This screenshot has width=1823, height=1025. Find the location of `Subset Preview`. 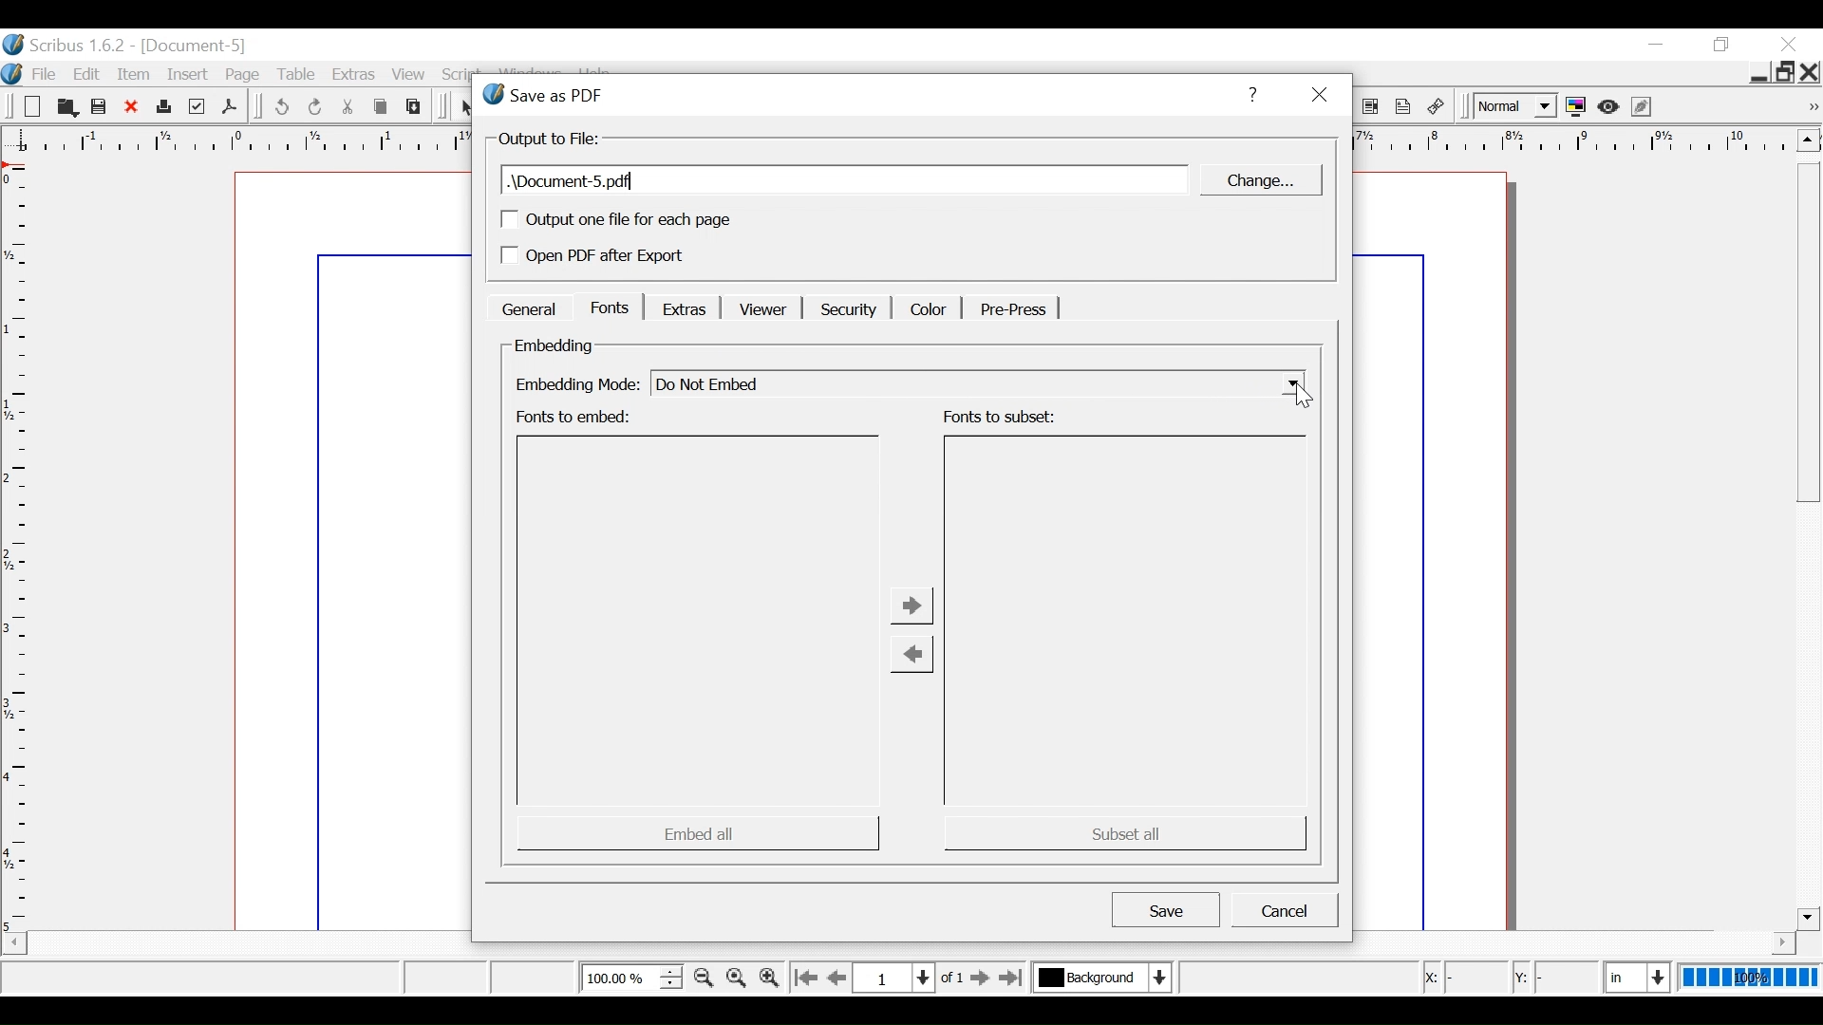

Subset Preview is located at coordinates (1126, 621).